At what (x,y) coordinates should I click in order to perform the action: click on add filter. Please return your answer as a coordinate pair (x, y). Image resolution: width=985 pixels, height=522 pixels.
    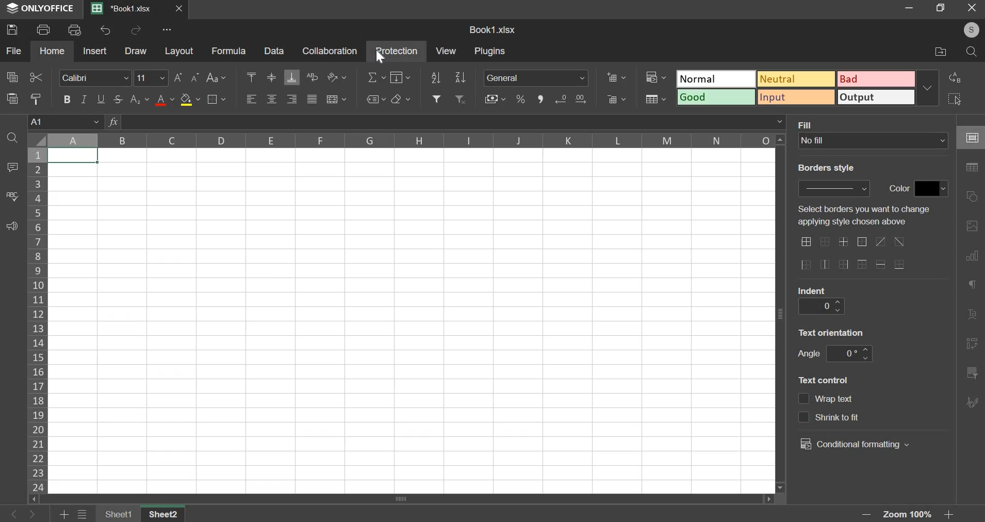
    Looking at the image, I should click on (437, 98).